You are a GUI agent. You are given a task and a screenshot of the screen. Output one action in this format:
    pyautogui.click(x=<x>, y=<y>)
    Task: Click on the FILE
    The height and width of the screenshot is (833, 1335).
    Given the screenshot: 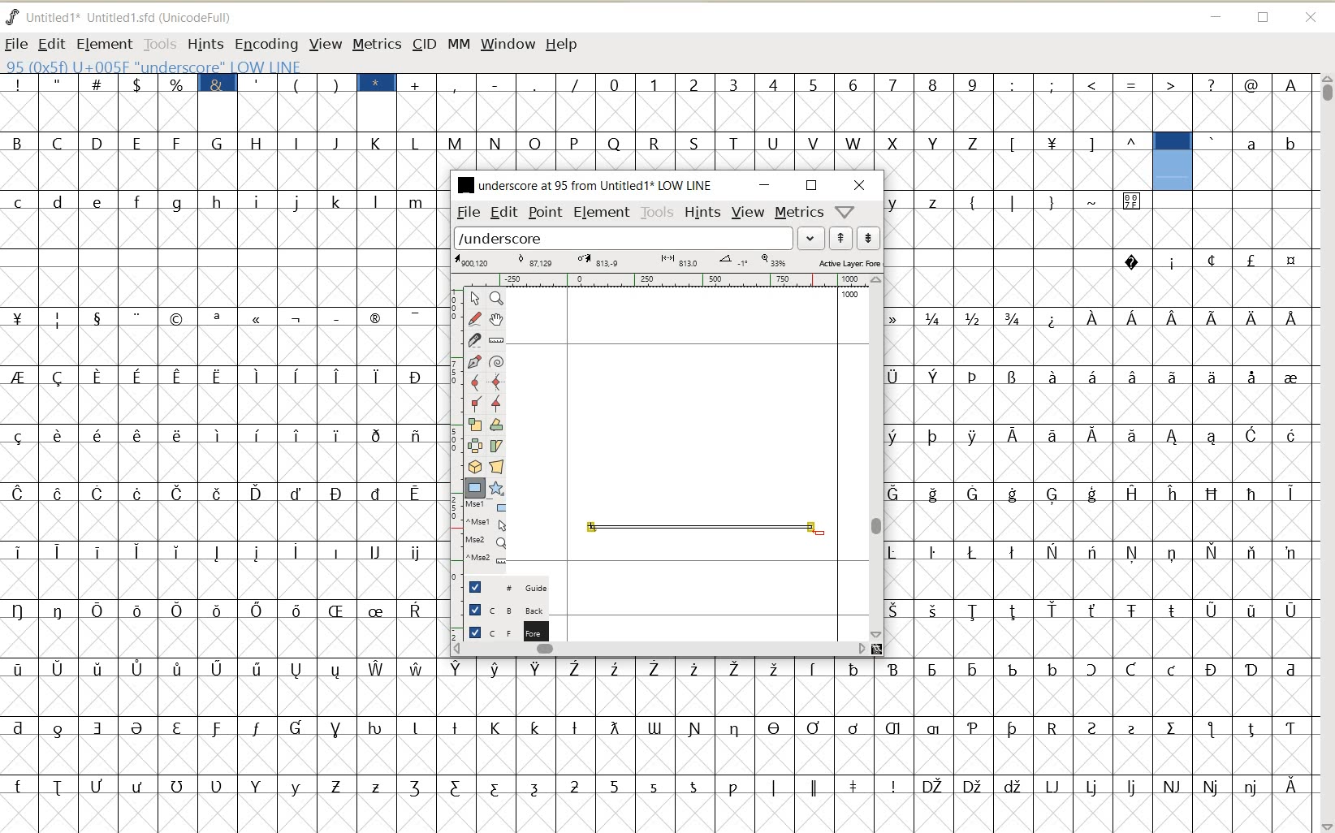 What is the action you would take?
    pyautogui.click(x=467, y=213)
    